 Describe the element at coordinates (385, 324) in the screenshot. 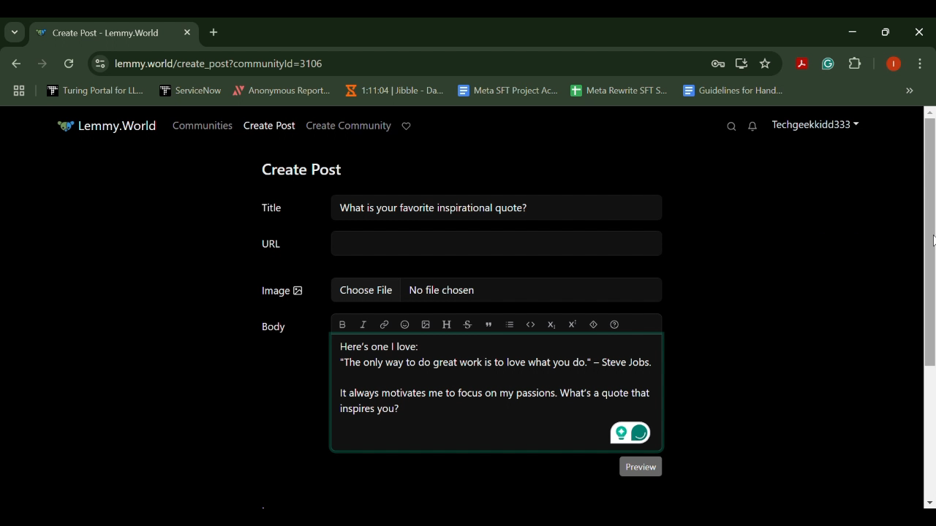

I see `link` at that location.